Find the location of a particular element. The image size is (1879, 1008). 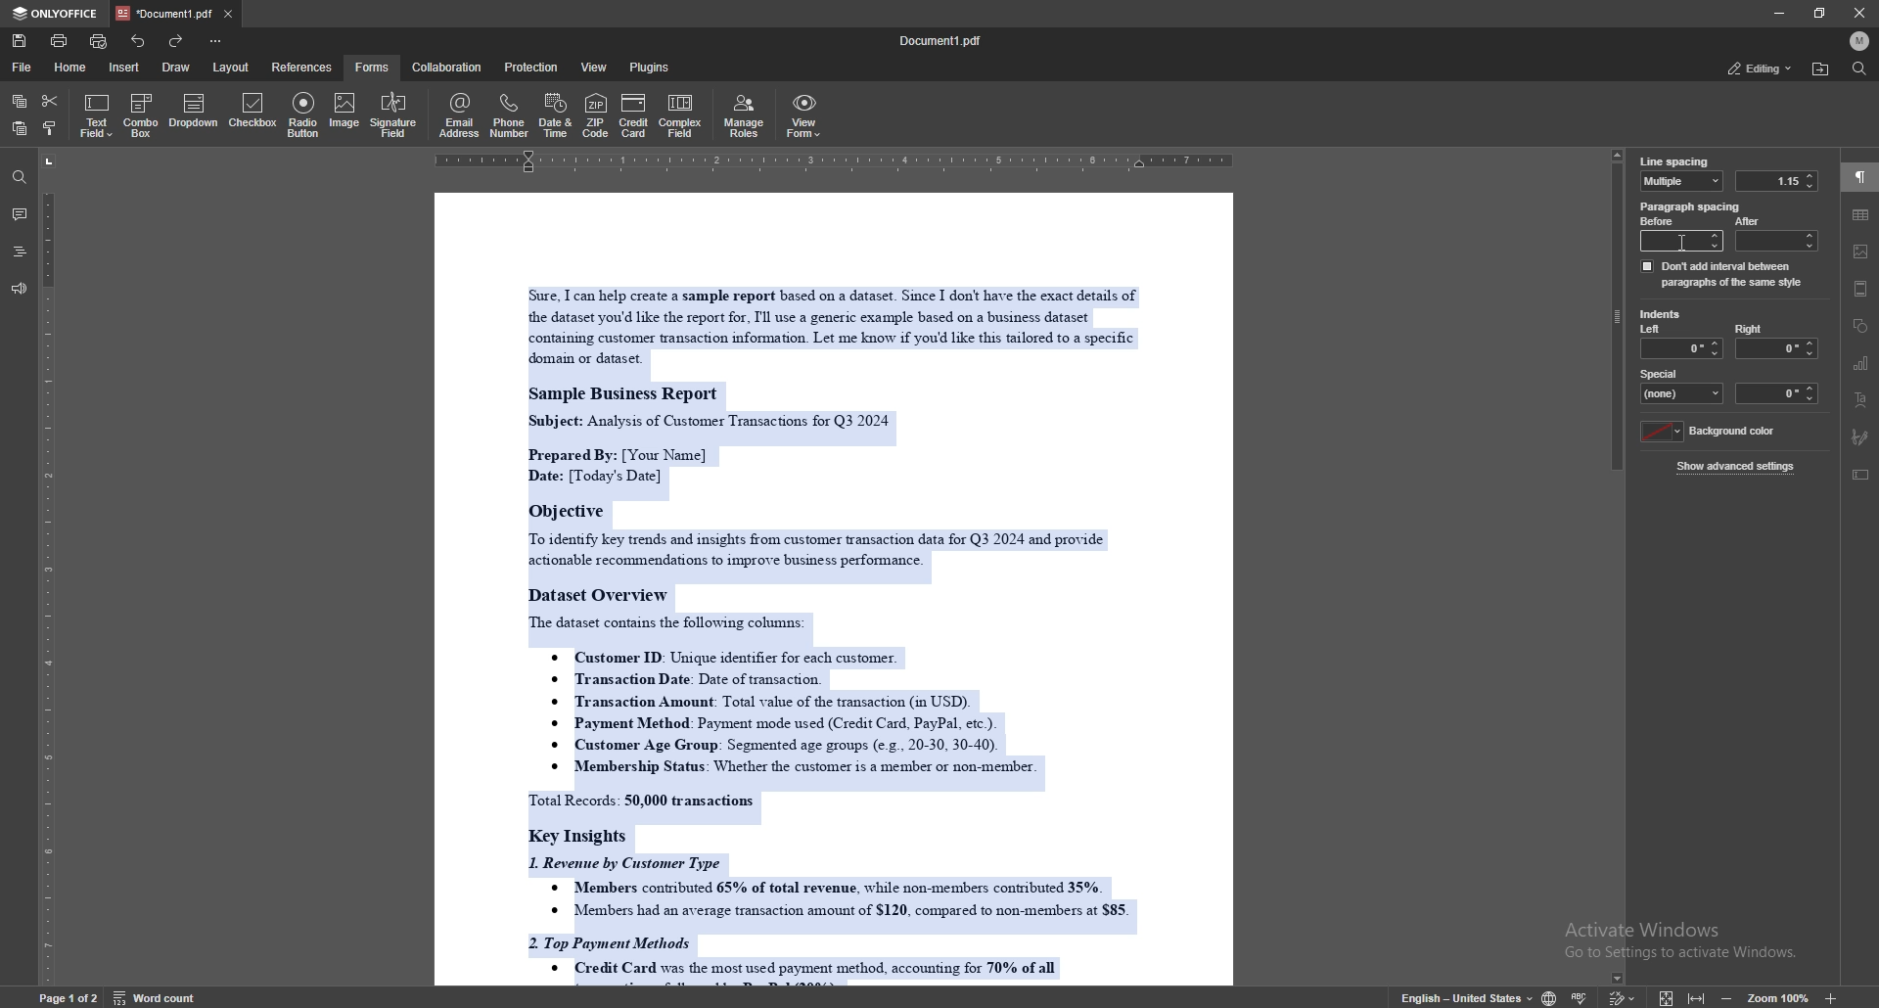

resize is located at coordinates (1820, 13).